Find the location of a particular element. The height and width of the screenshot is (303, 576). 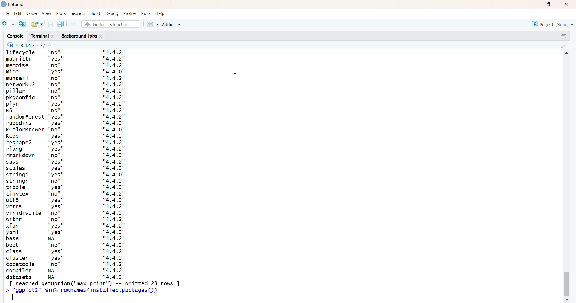

maximize is located at coordinates (549, 4).